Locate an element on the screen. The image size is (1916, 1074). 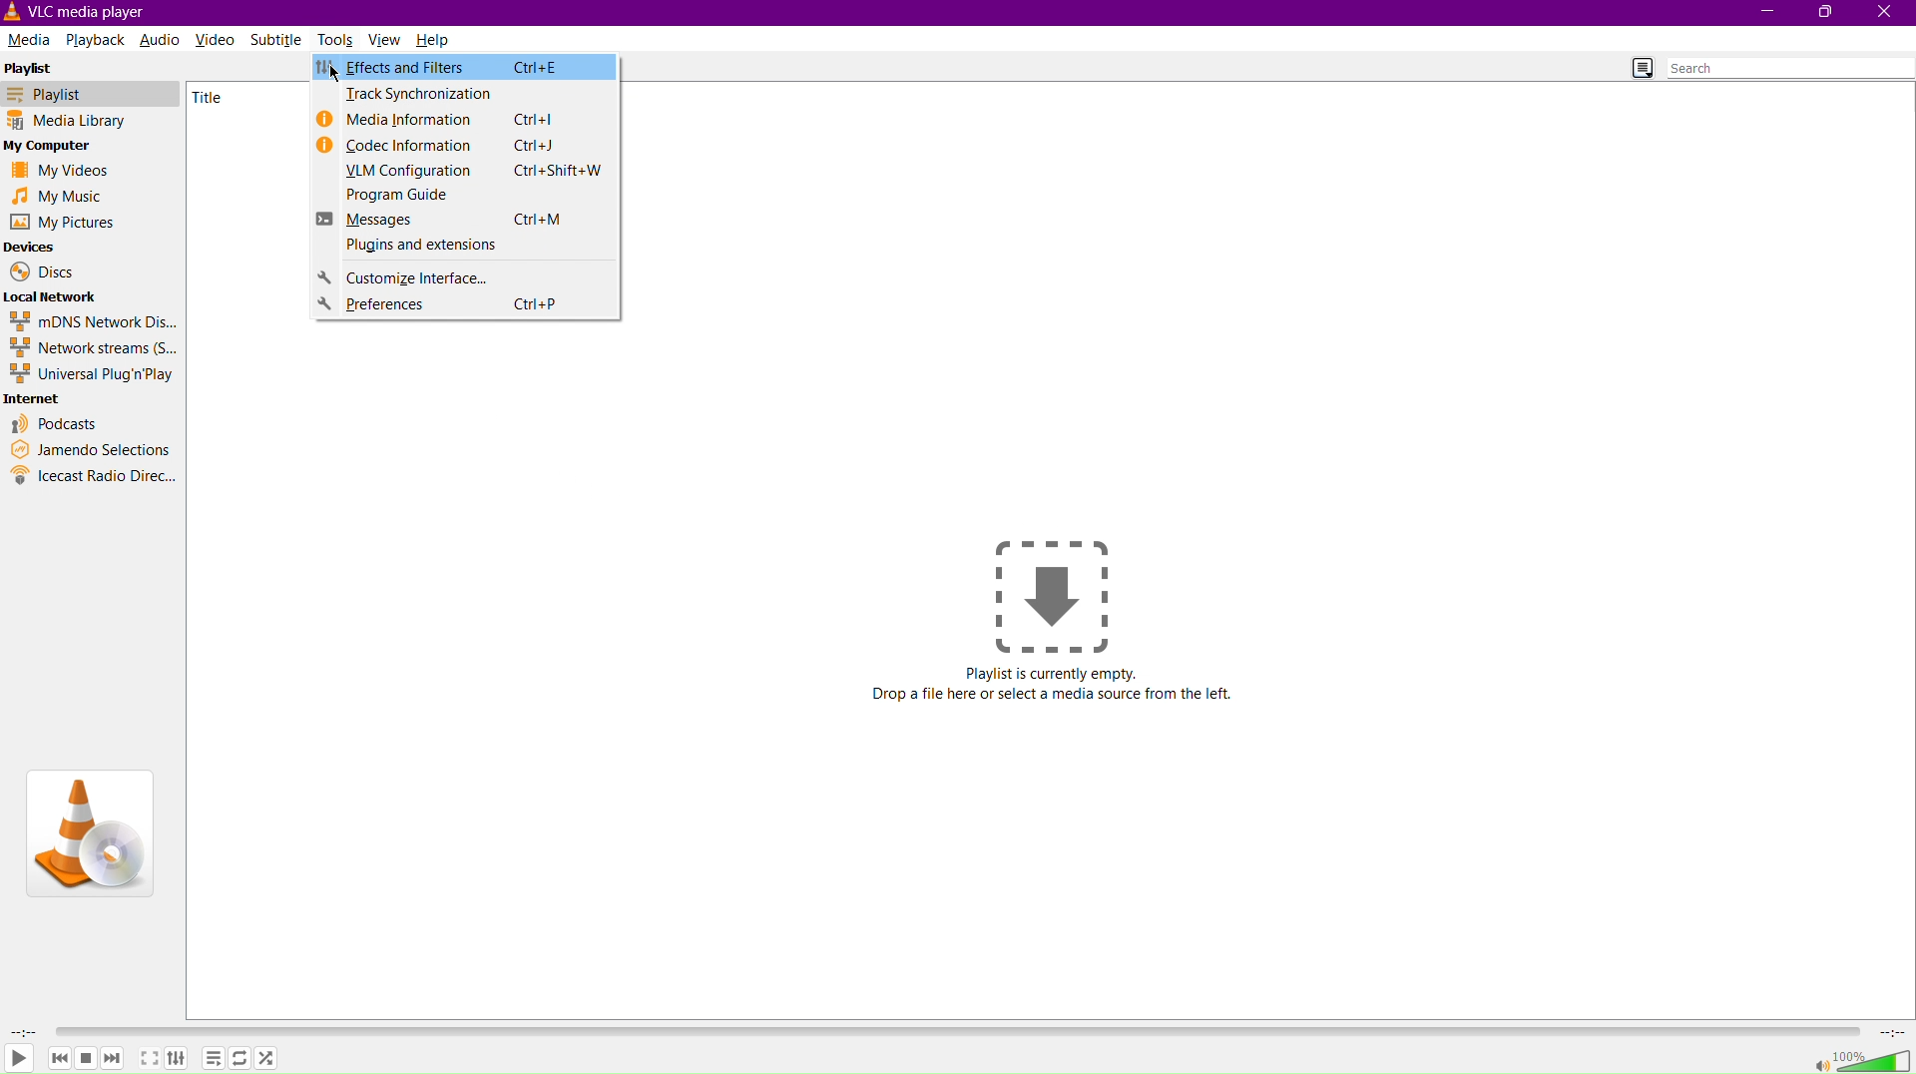
My Computer is located at coordinates (60, 148).